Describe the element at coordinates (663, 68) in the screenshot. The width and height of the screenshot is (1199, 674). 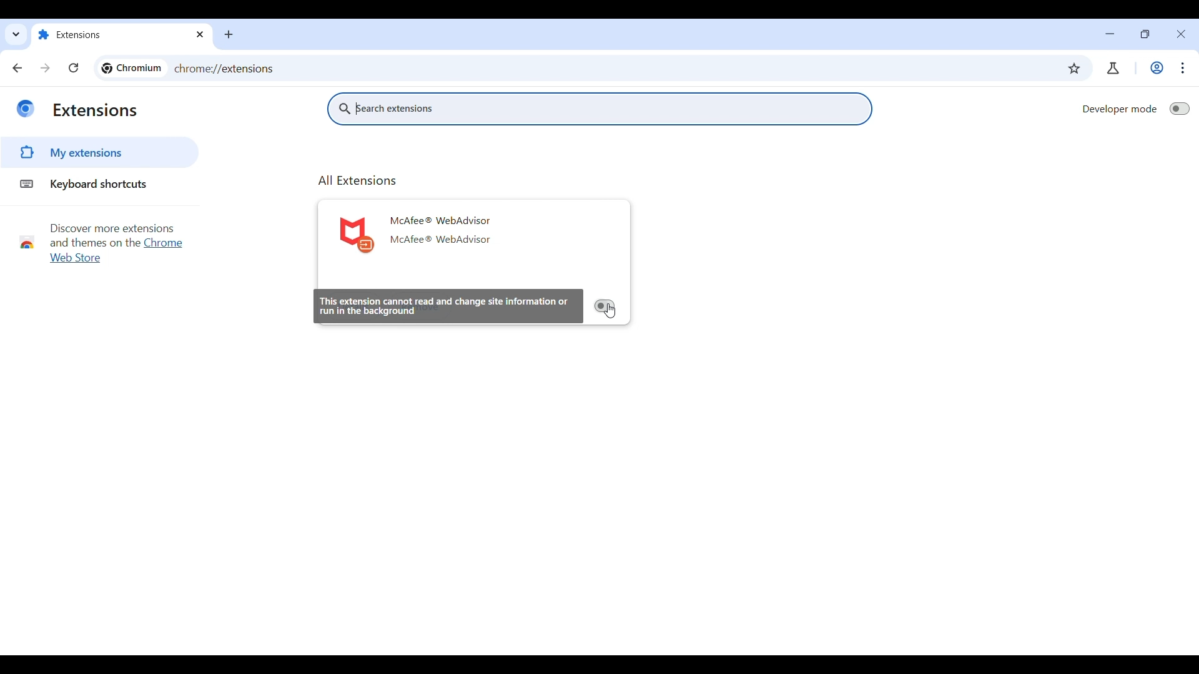
I see `Search Google or enter web link` at that location.